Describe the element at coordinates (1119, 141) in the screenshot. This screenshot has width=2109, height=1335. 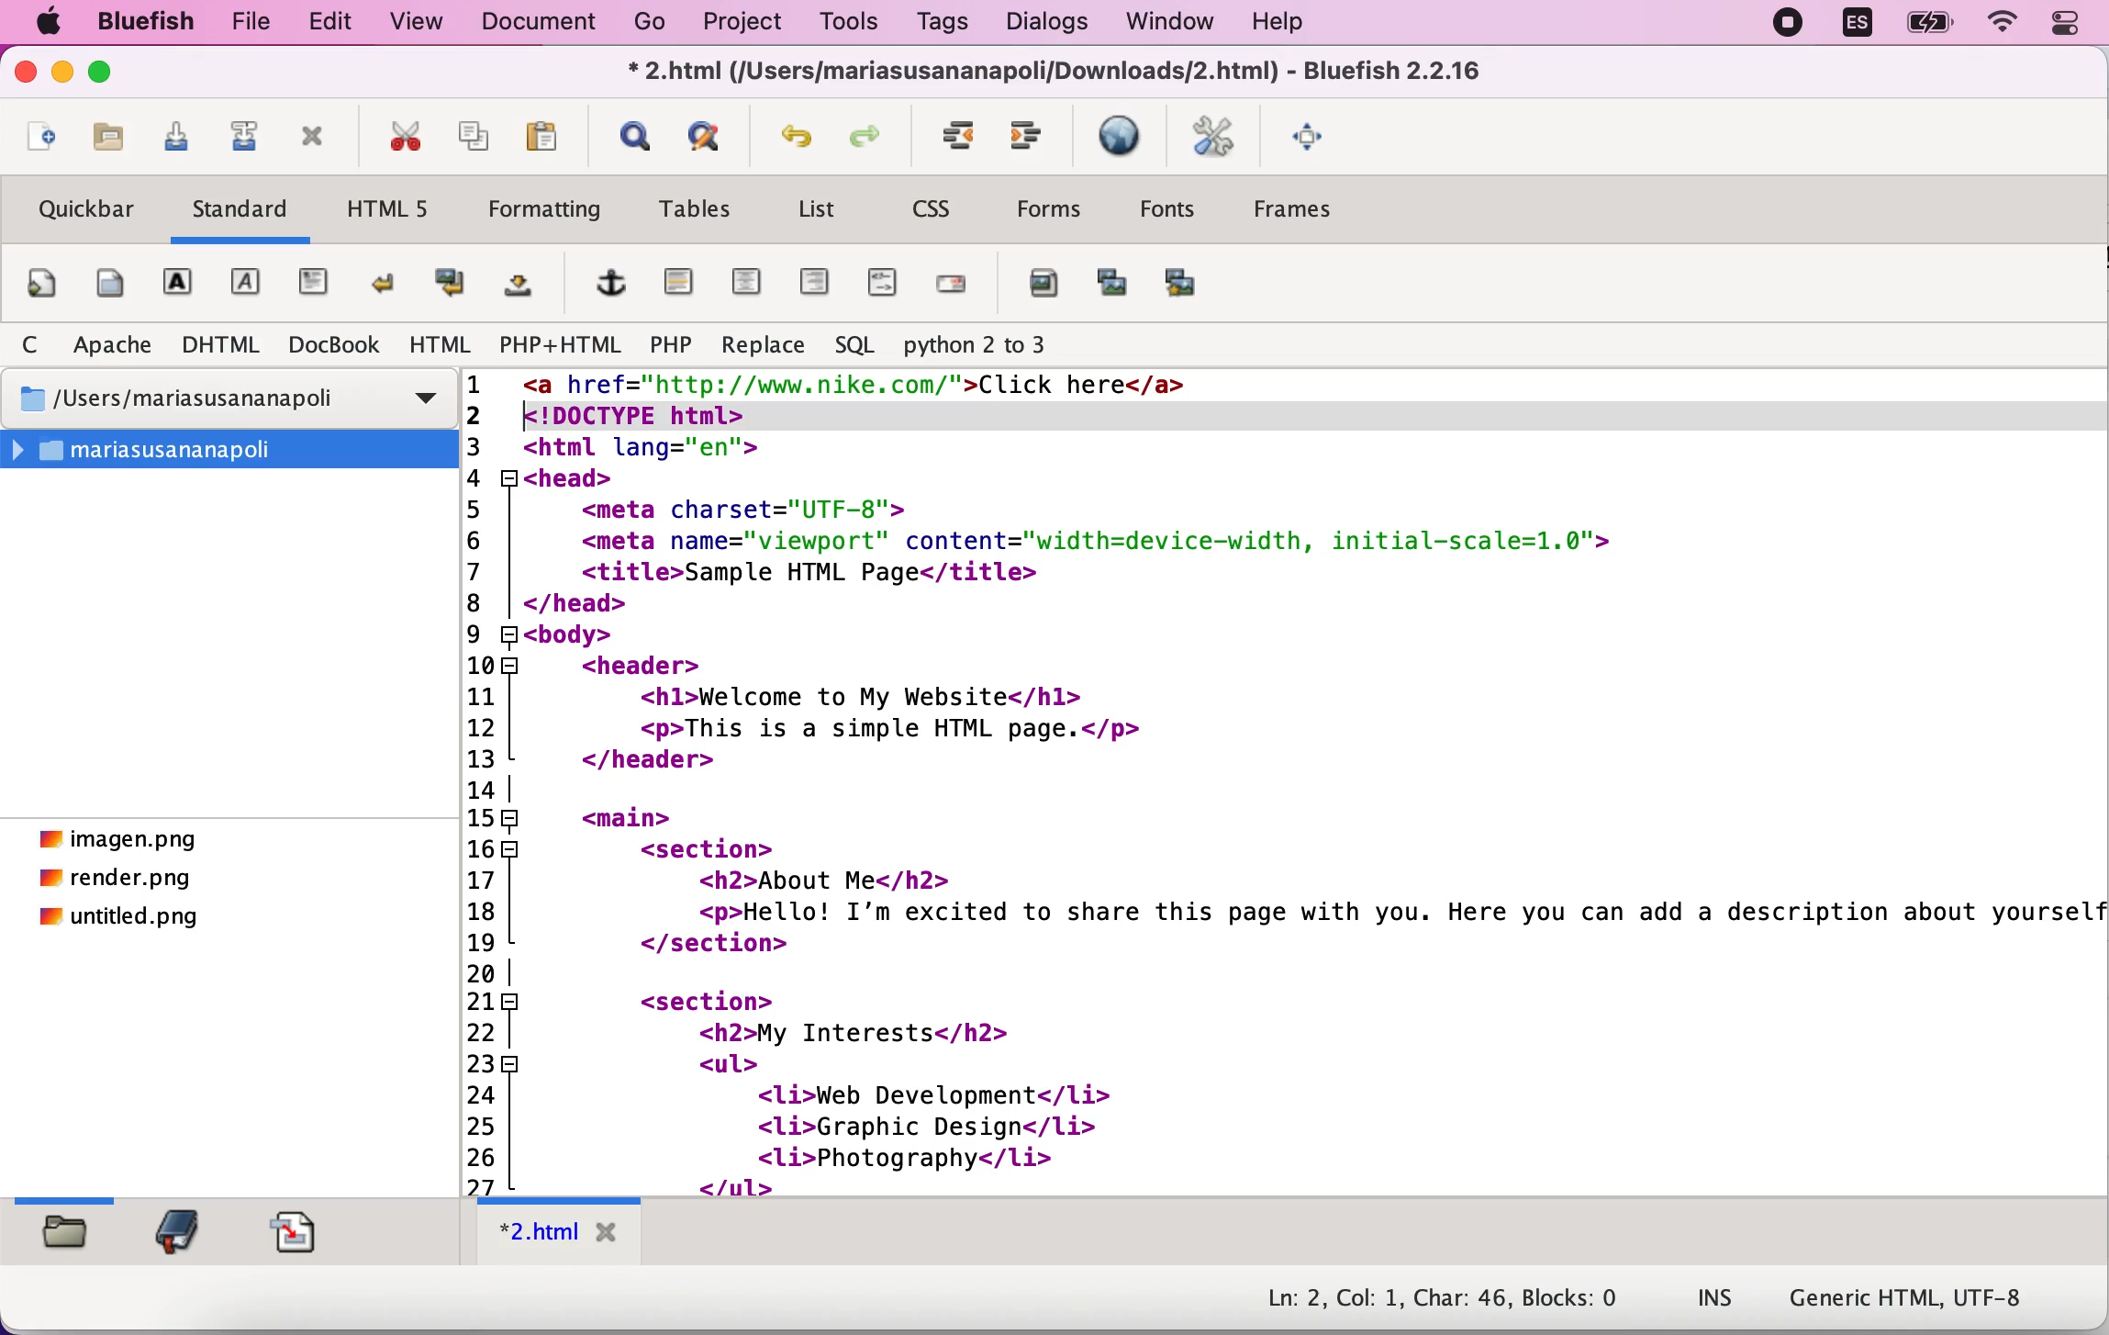
I see `preview in browser` at that location.